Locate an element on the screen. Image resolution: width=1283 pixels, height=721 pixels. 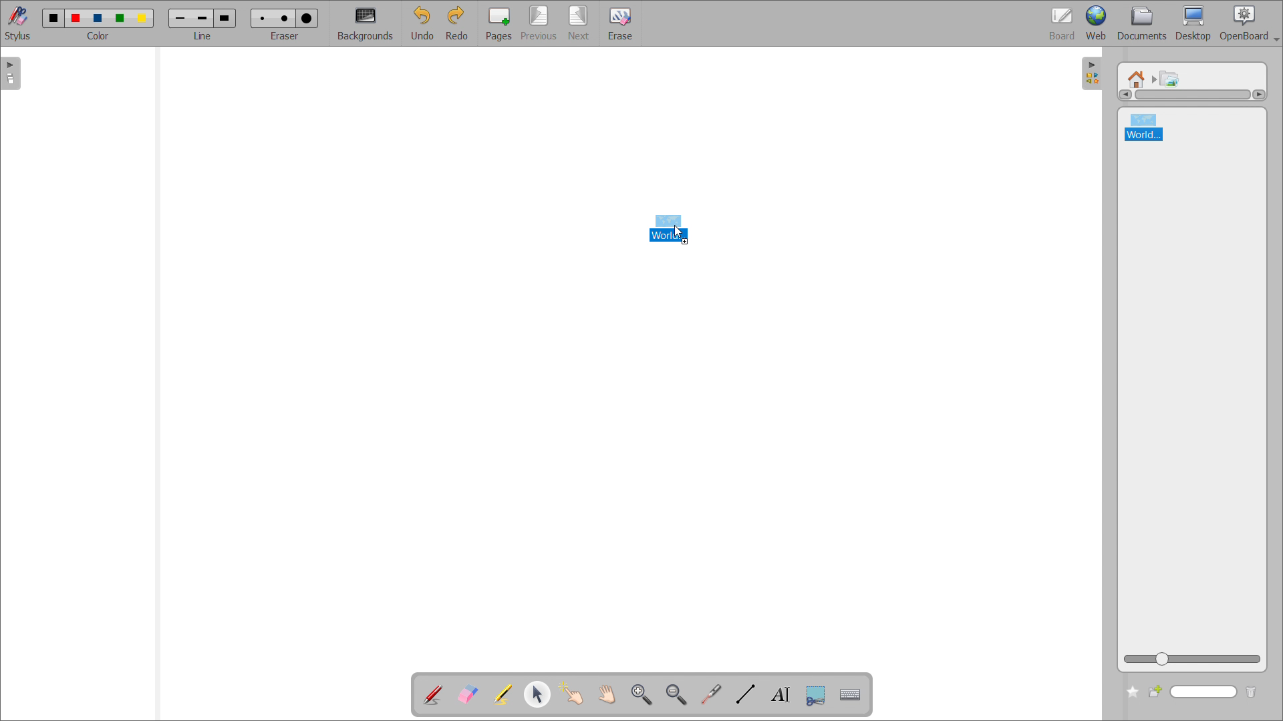
scrollbar is located at coordinates (1193, 95).